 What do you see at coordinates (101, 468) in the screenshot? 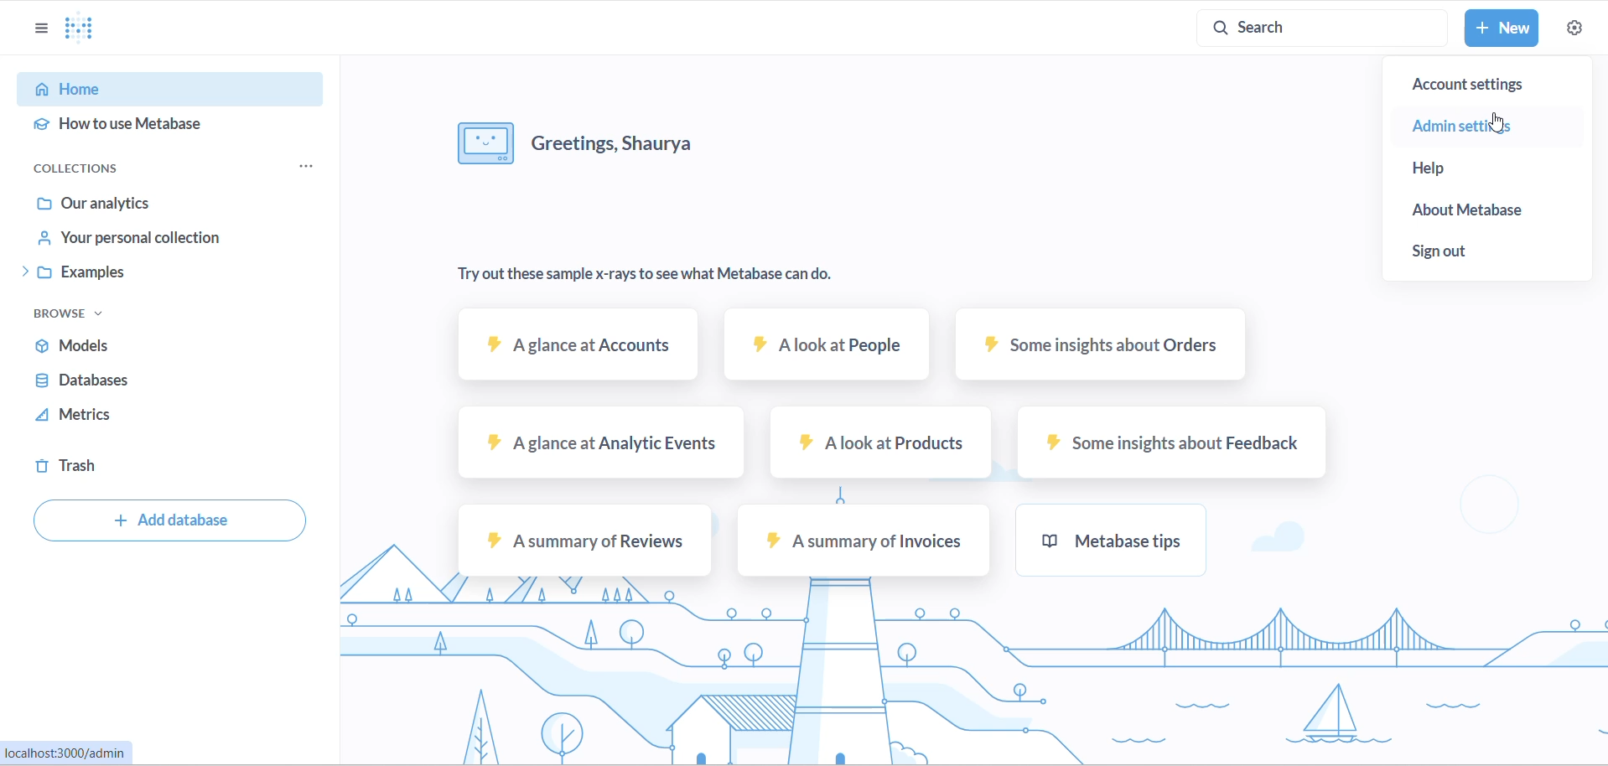
I see `trash` at bounding box center [101, 468].